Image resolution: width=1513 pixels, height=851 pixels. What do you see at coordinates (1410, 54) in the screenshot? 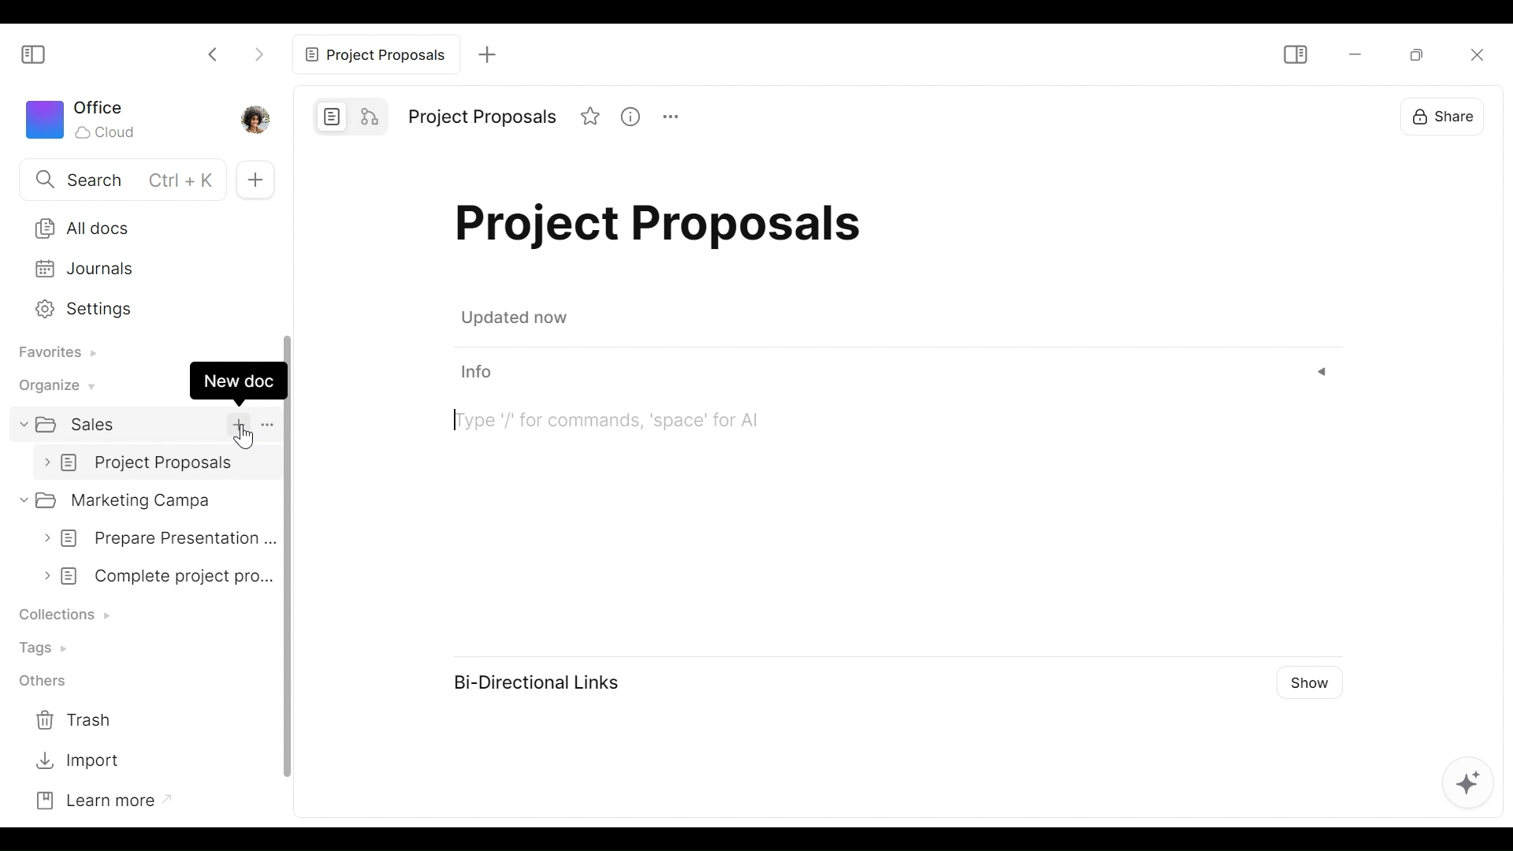
I see `Restore` at bounding box center [1410, 54].